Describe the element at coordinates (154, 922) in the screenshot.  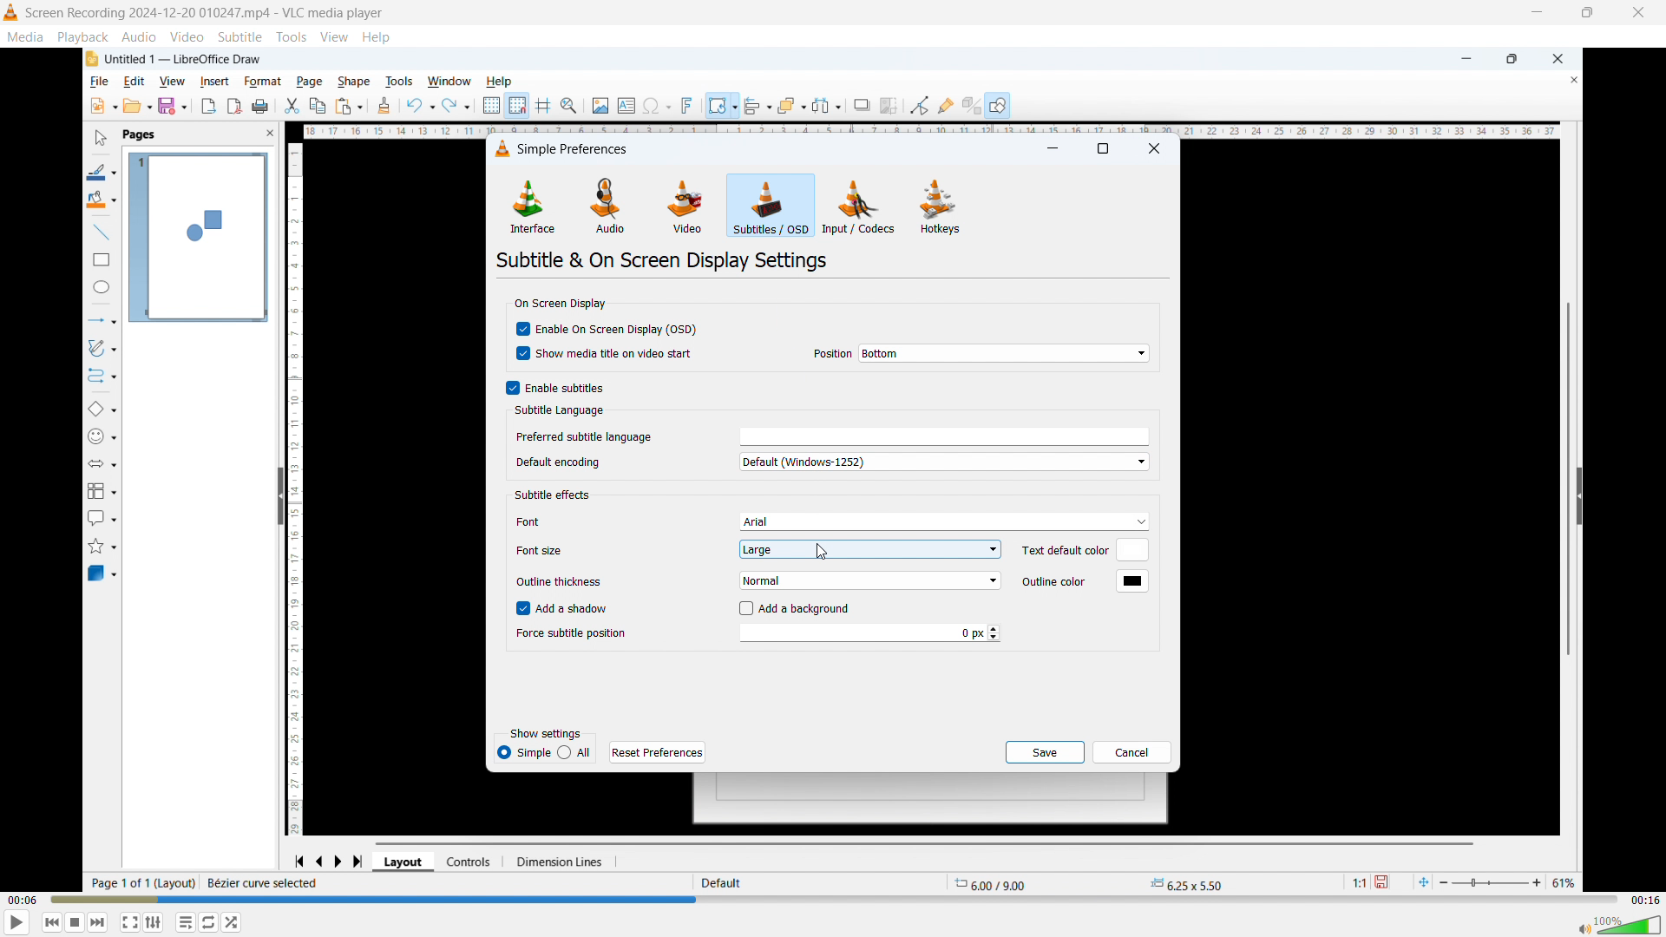
I see `Toggle playlist ` at that location.